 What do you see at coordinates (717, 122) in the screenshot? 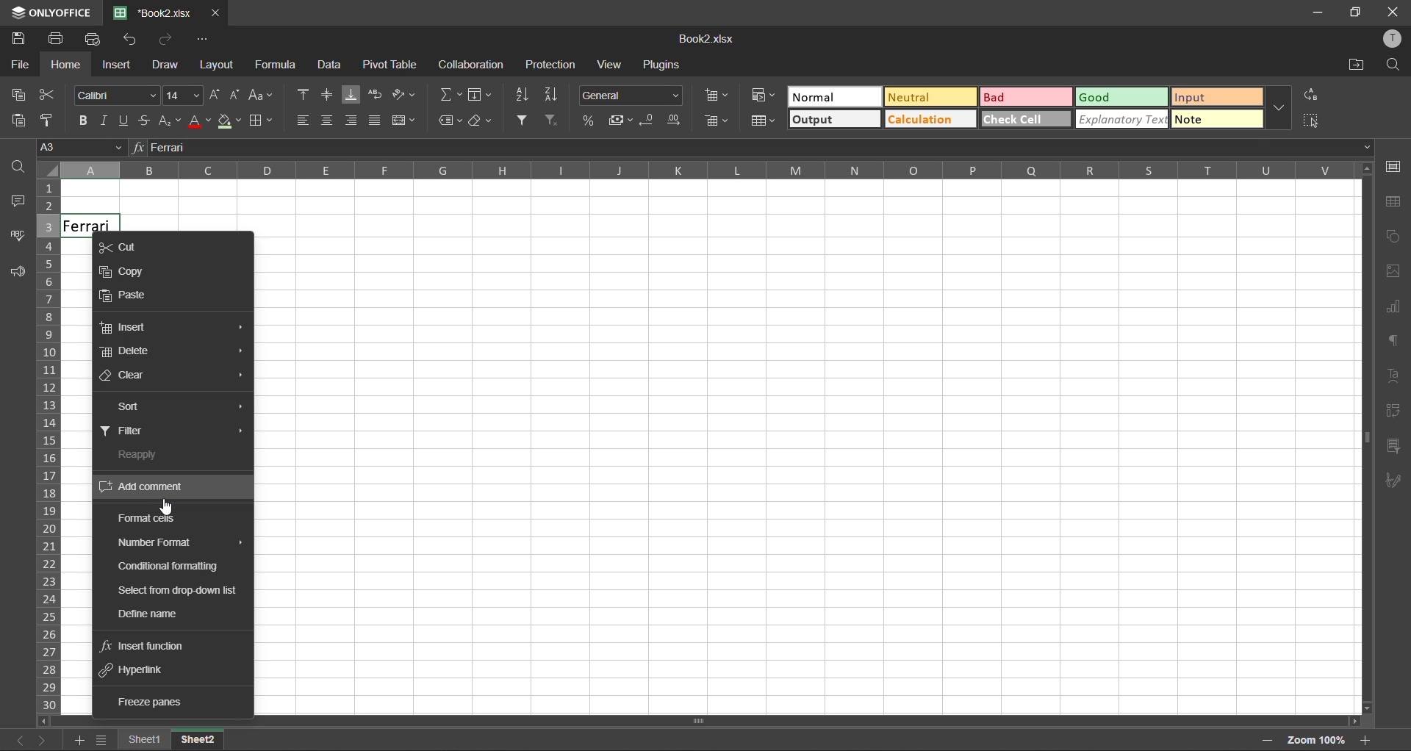
I see `delete cells` at bounding box center [717, 122].